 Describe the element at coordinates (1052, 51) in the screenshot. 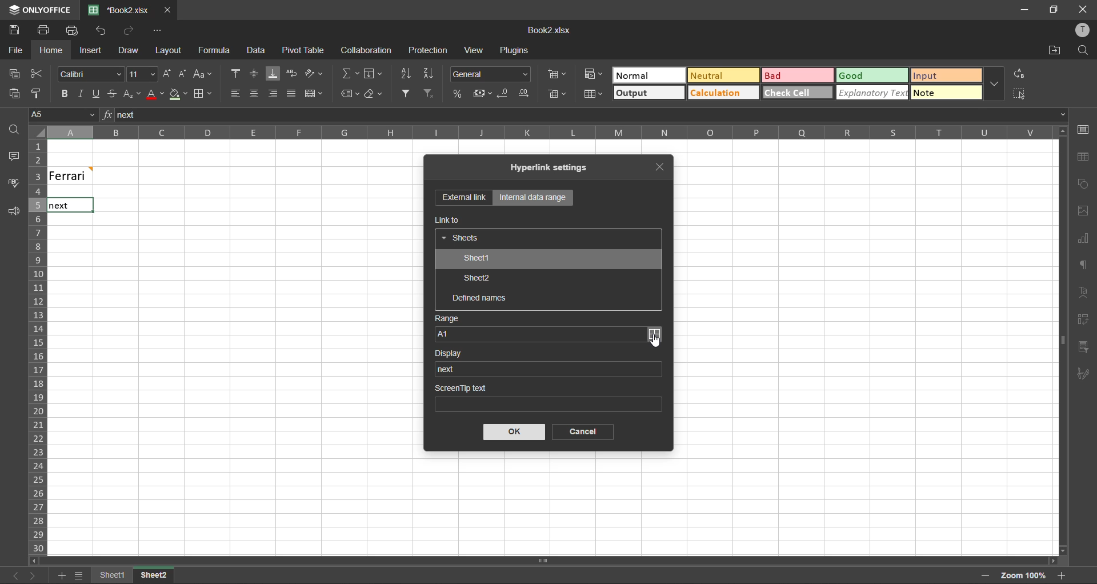

I see `open location` at that location.